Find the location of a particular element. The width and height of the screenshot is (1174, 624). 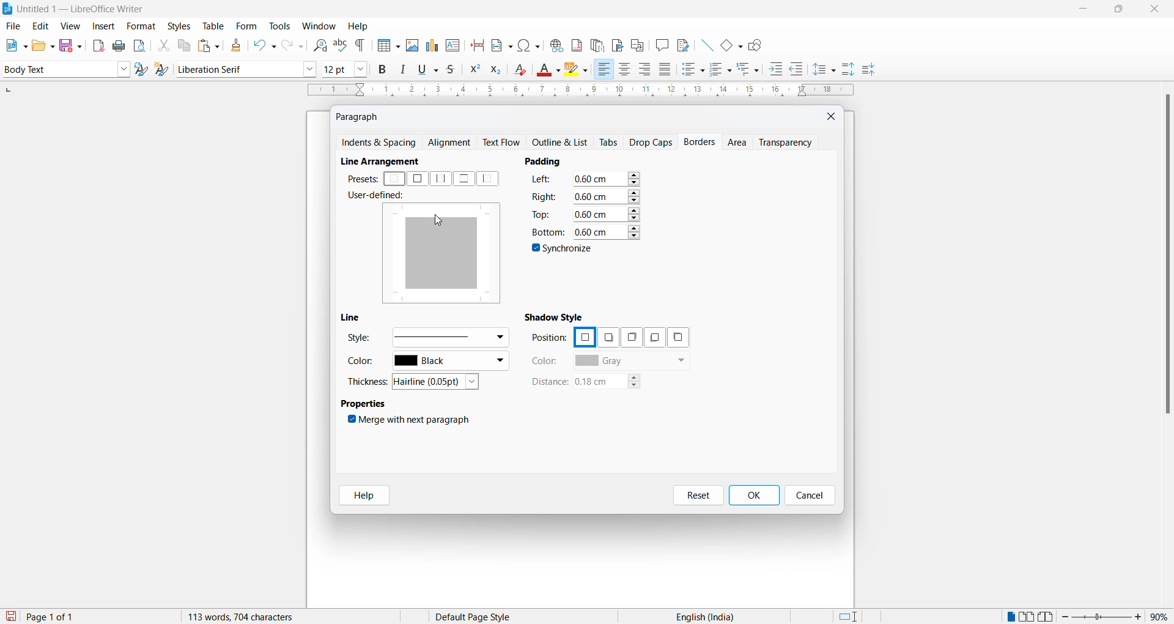

window is located at coordinates (320, 26).